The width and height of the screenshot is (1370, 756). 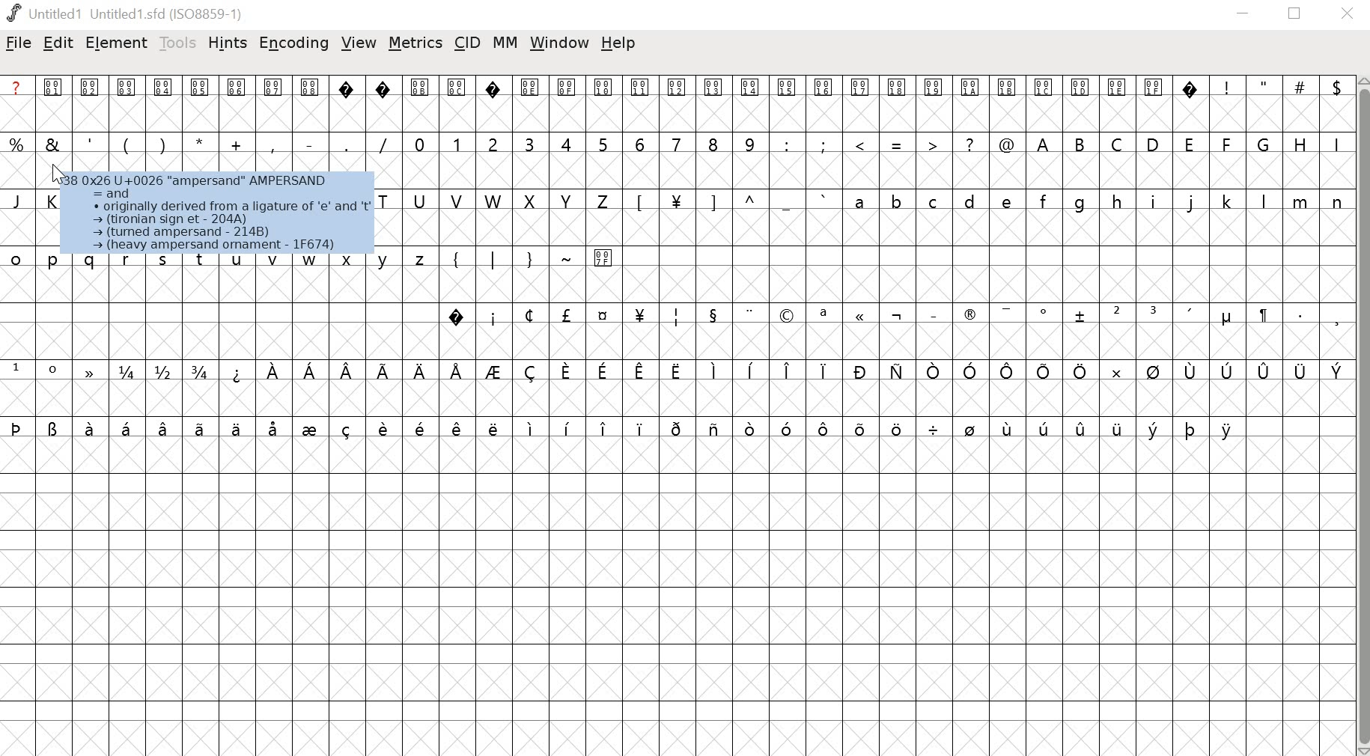 What do you see at coordinates (308, 141) in the screenshot?
I see `-` at bounding box center [308, 141].